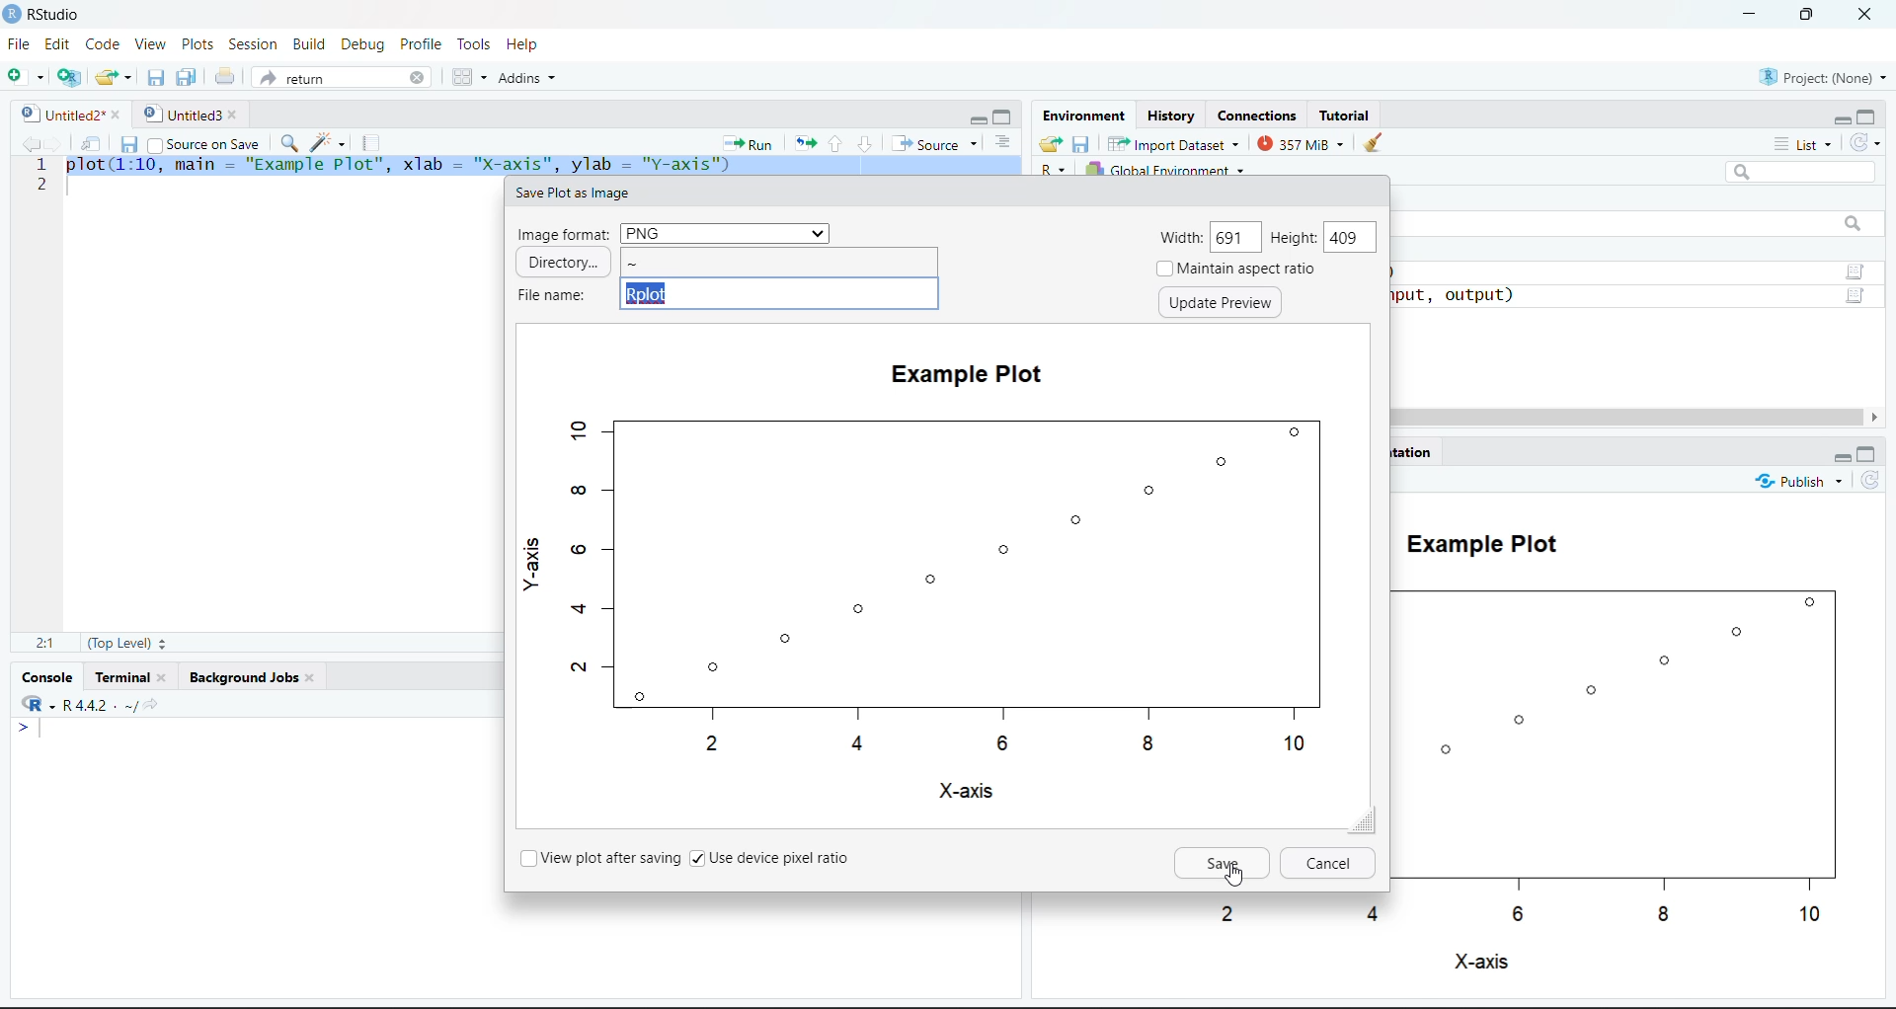  Describe the element at coordinates (778, 262) in the screenshot. I see `~` at that location.